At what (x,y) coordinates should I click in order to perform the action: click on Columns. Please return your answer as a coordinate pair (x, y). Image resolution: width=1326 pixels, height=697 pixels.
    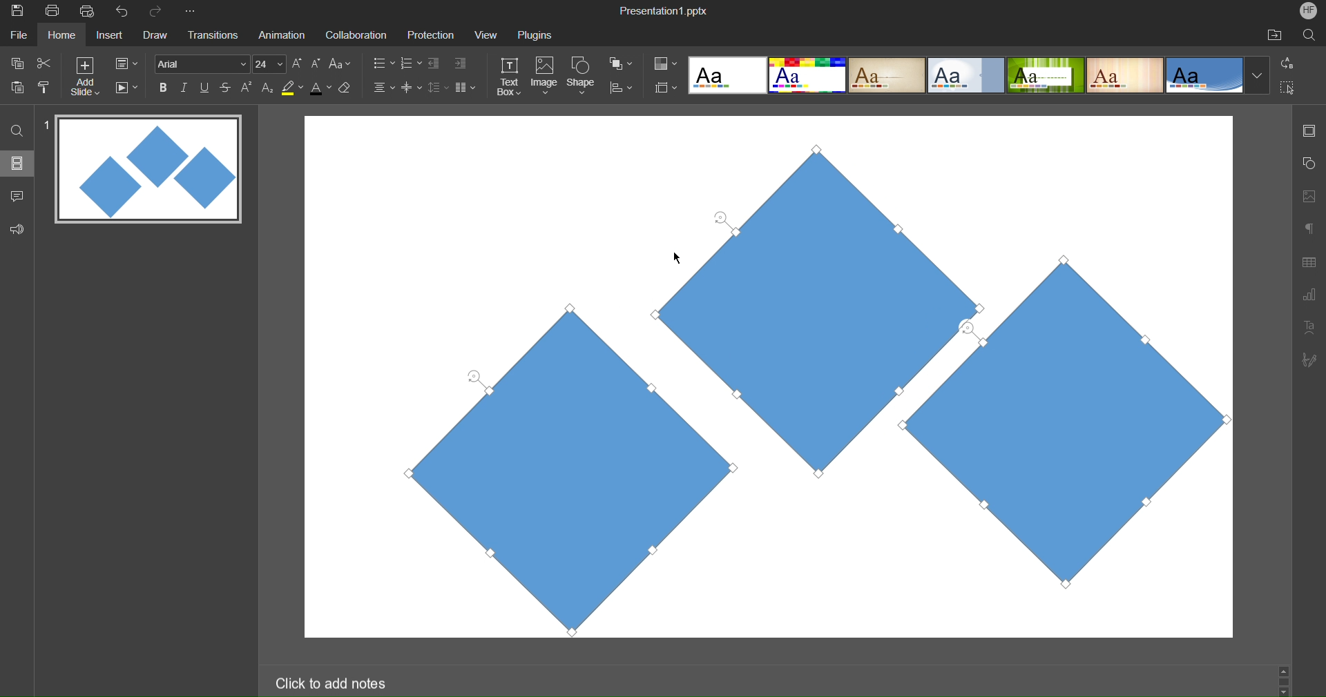
    Looking at the image, I should click on (466, 87).